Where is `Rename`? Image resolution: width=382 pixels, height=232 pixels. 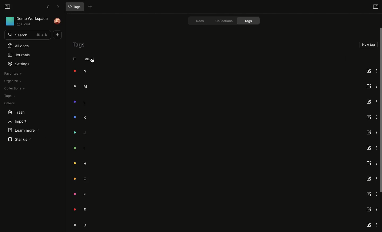
Rename is located at coordinates (368, 86).